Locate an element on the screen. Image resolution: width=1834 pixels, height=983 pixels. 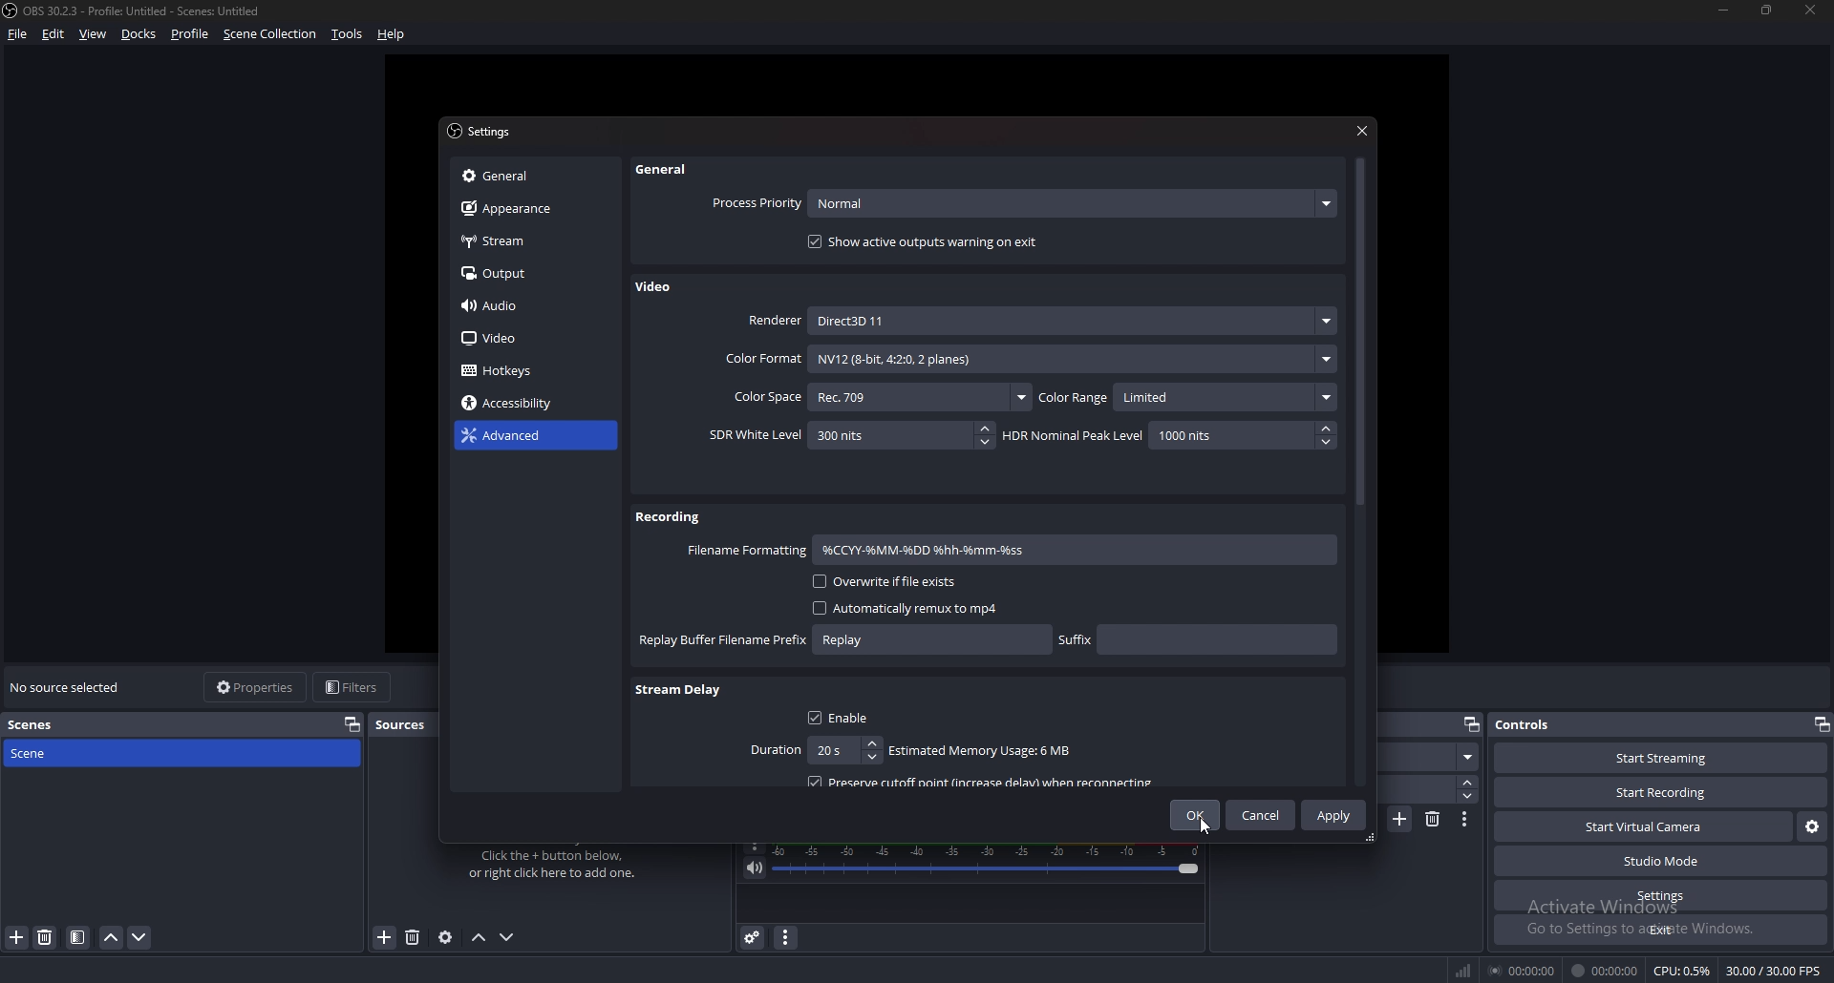
cancel is located at coordinates (1262, 817).